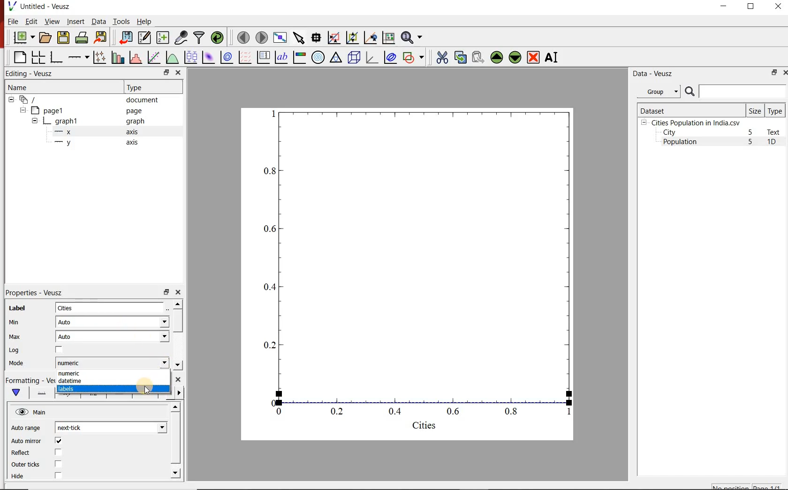 The image size is (788, 490). I want to click on numeric, so click(104, 373).